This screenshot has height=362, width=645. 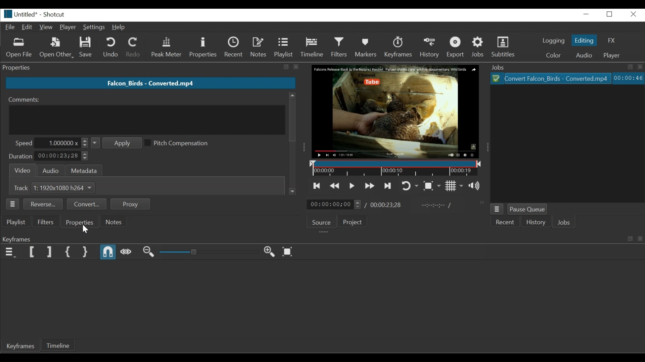 What do you see at coordinates (587, 15) in the screenshot?
I see `minimize` at bounding box center [587, 15].